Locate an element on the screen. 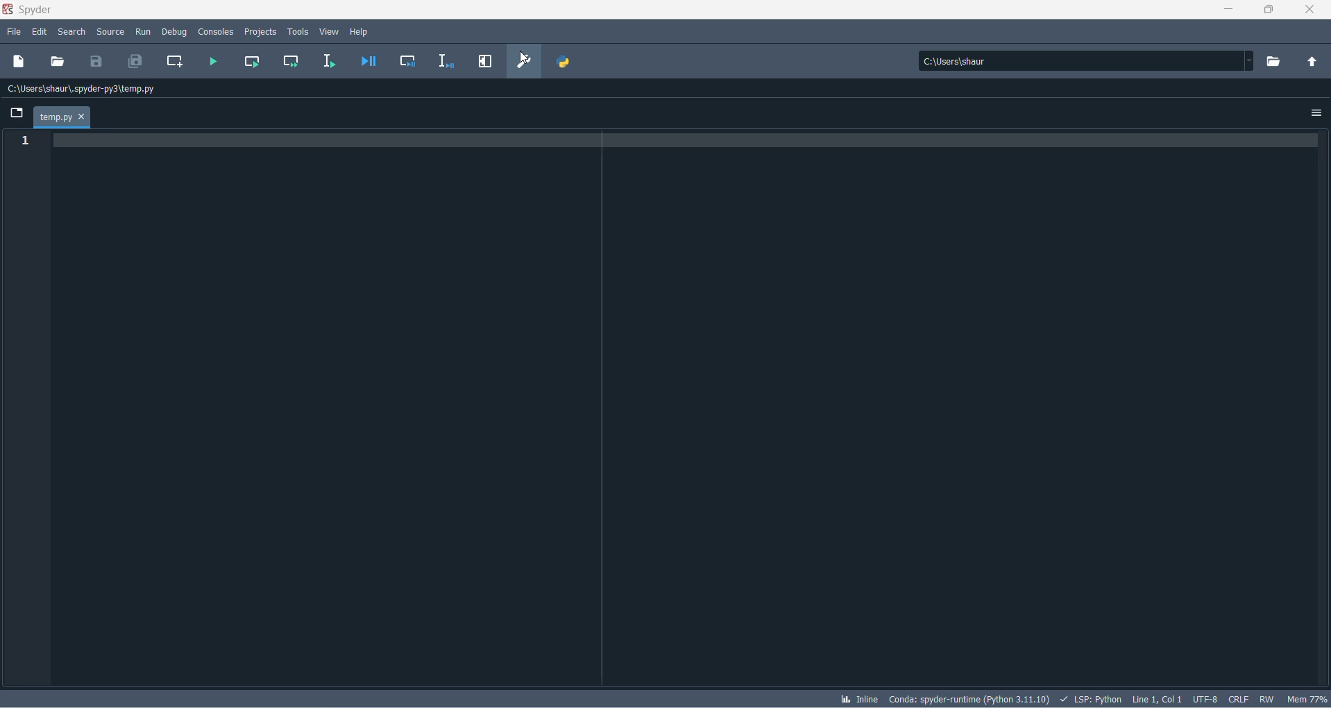 The height and width of the screenshot is (708, 1331). file control is located at coordinates (1270, 698).